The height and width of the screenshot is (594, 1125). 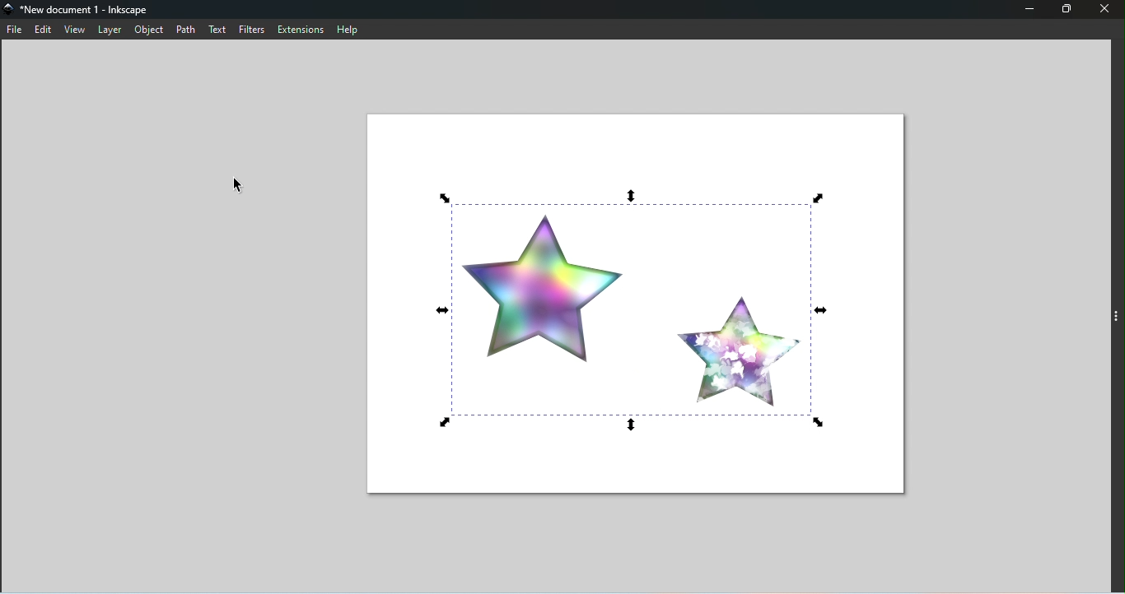 I want to click on Path, so click(x=189, y=30).